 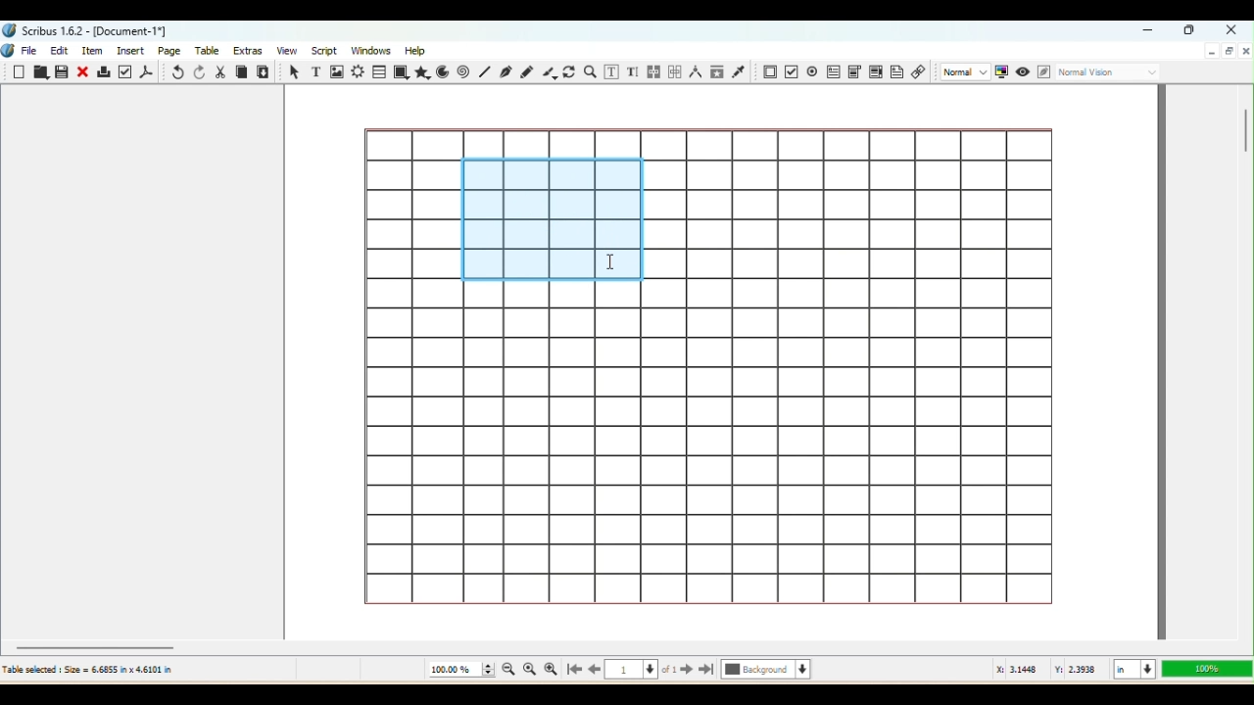 I want to click on Save, so click(x=64, y=73).